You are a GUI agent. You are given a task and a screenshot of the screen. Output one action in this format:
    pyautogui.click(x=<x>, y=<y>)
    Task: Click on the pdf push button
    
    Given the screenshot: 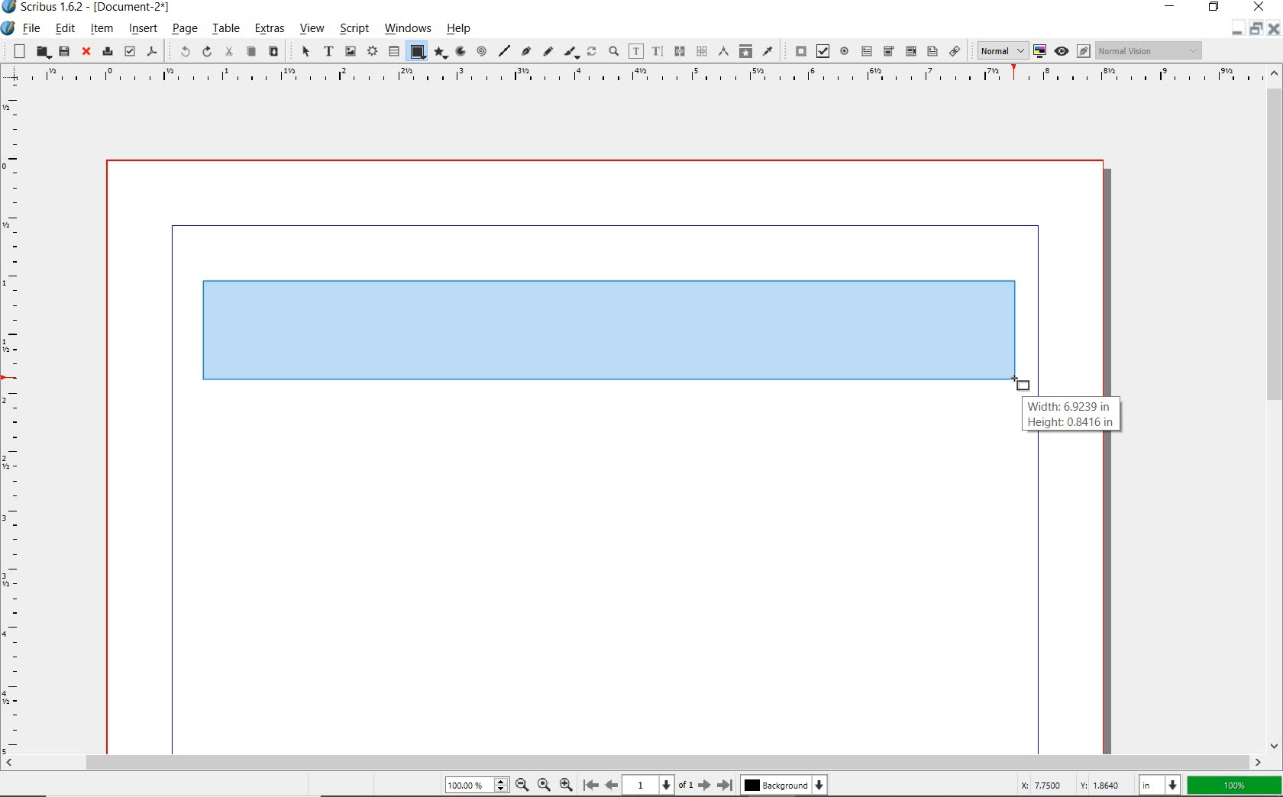 What is the action you would take?
    pyautogui.click(x=797, y=50)
    